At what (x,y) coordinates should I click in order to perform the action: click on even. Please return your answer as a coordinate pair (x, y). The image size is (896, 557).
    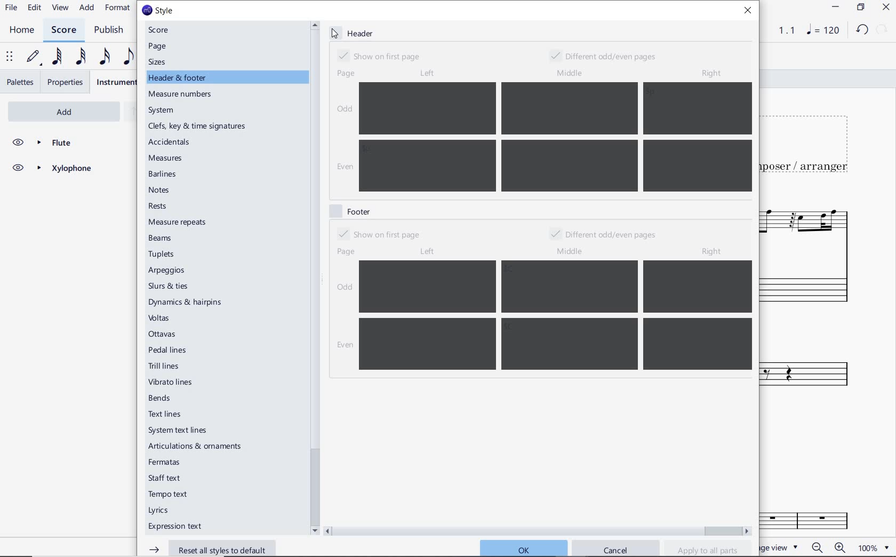
    Looking at the image, I should click on (343, 346).